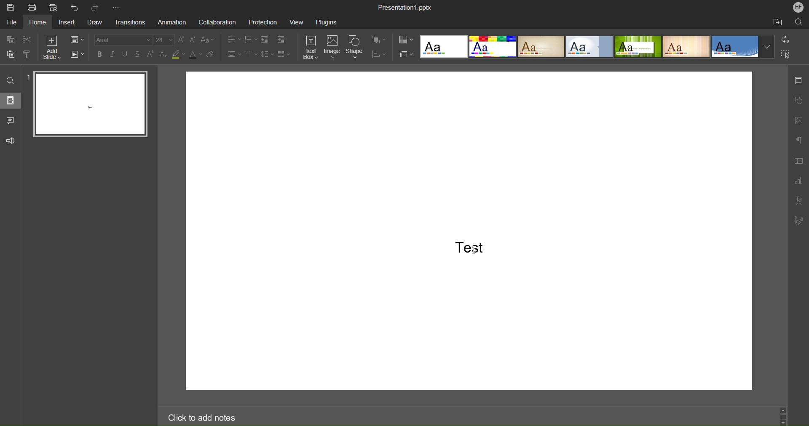 Image resolution: width=809 pixels, height=426 pixels. I want to click on Plugins, so click(328, 21).